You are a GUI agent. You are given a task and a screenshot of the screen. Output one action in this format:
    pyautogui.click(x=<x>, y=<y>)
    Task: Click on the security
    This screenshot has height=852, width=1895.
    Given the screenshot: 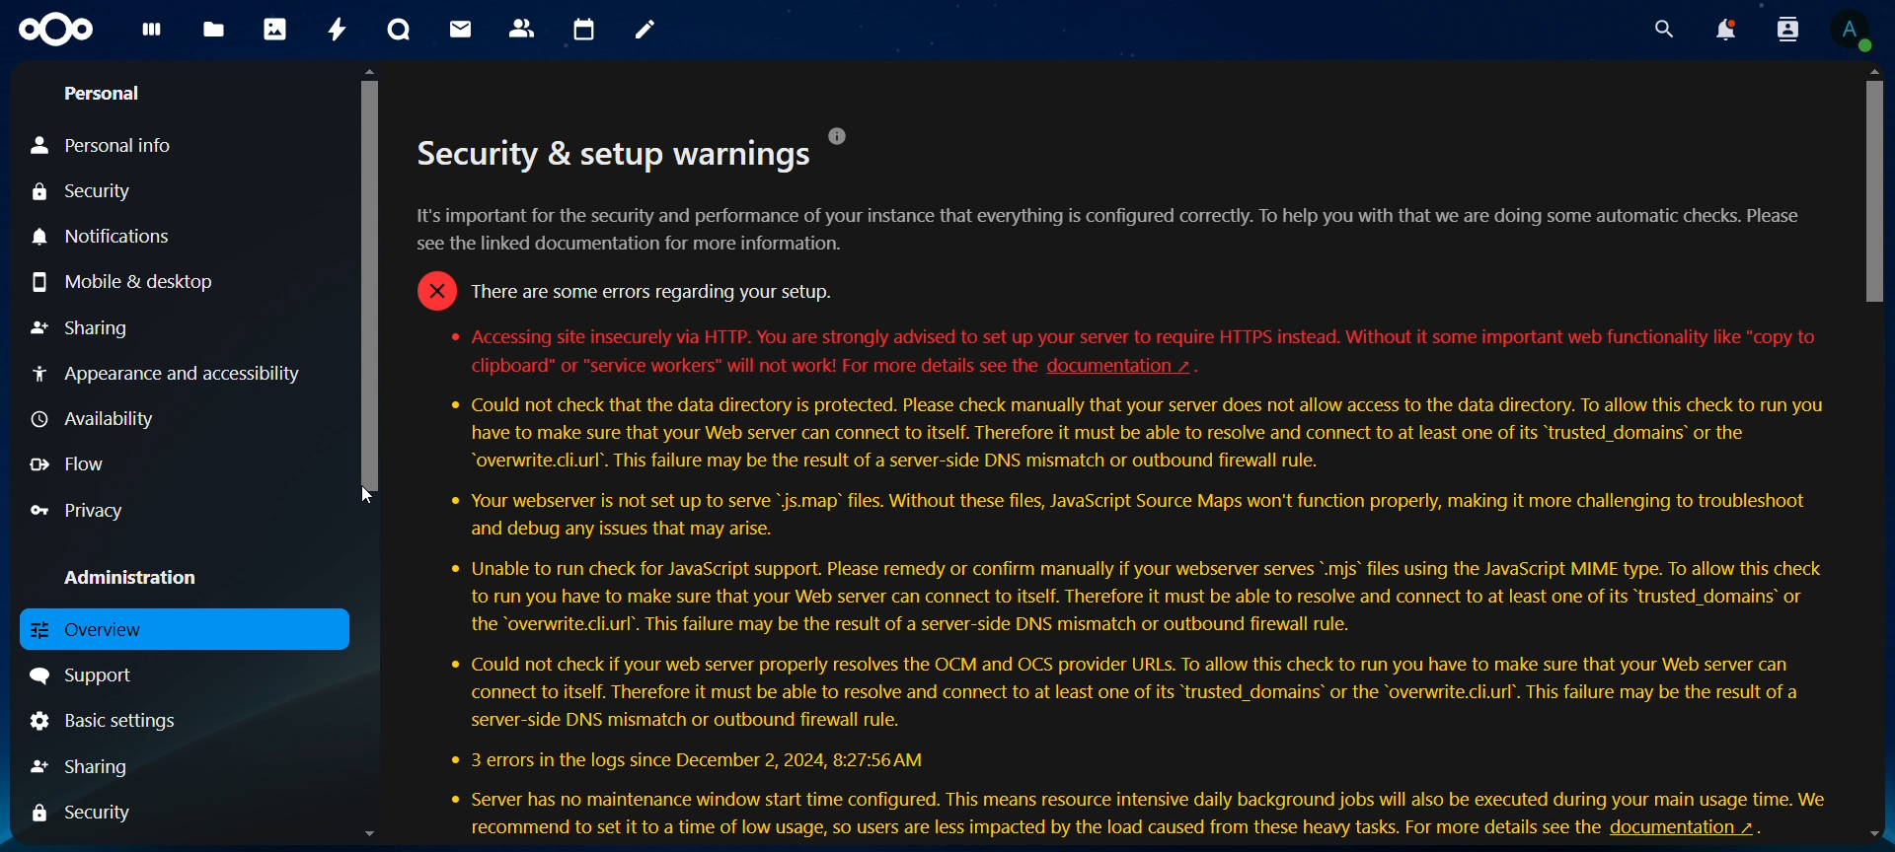 What is the action you would take?
    pyautogui.click(x=88, y=193)
    